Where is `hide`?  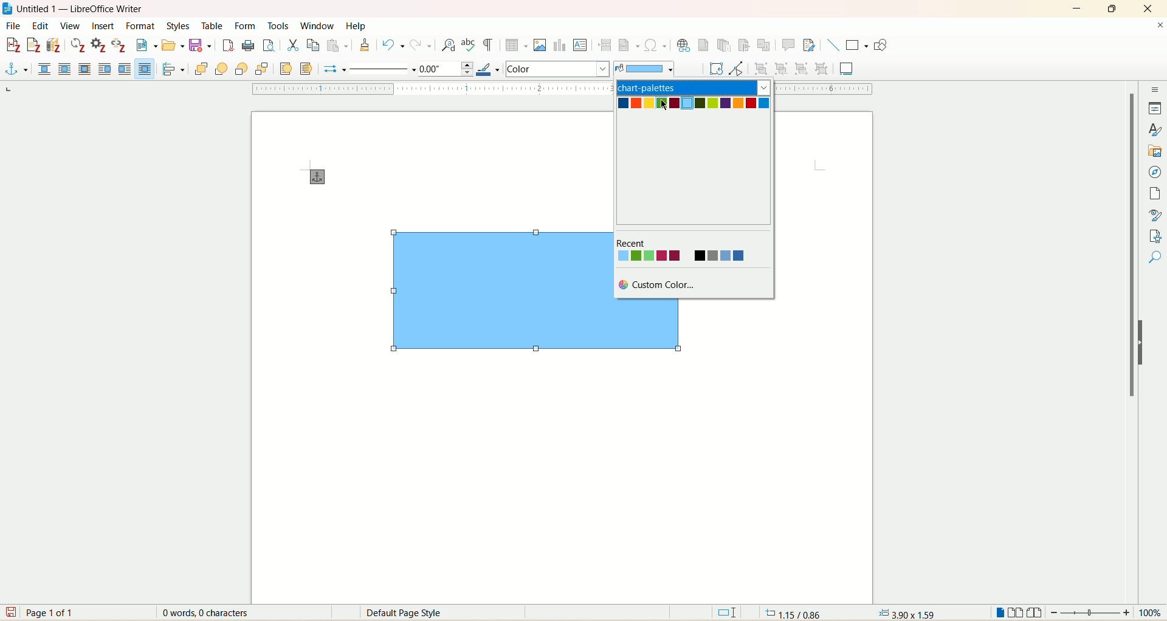 hide is located at coordinates (1140, 344).